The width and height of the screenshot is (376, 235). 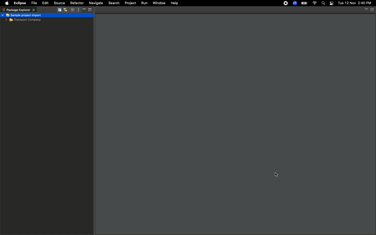 What do you see at coordinates (305, 3) in the screenshot?
I see `Charge` at bounding box center [305, 3].